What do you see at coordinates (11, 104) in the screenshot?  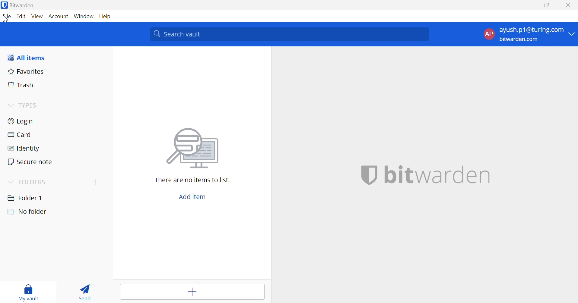 I see `Drop Down` at bounding box center [11, 104].